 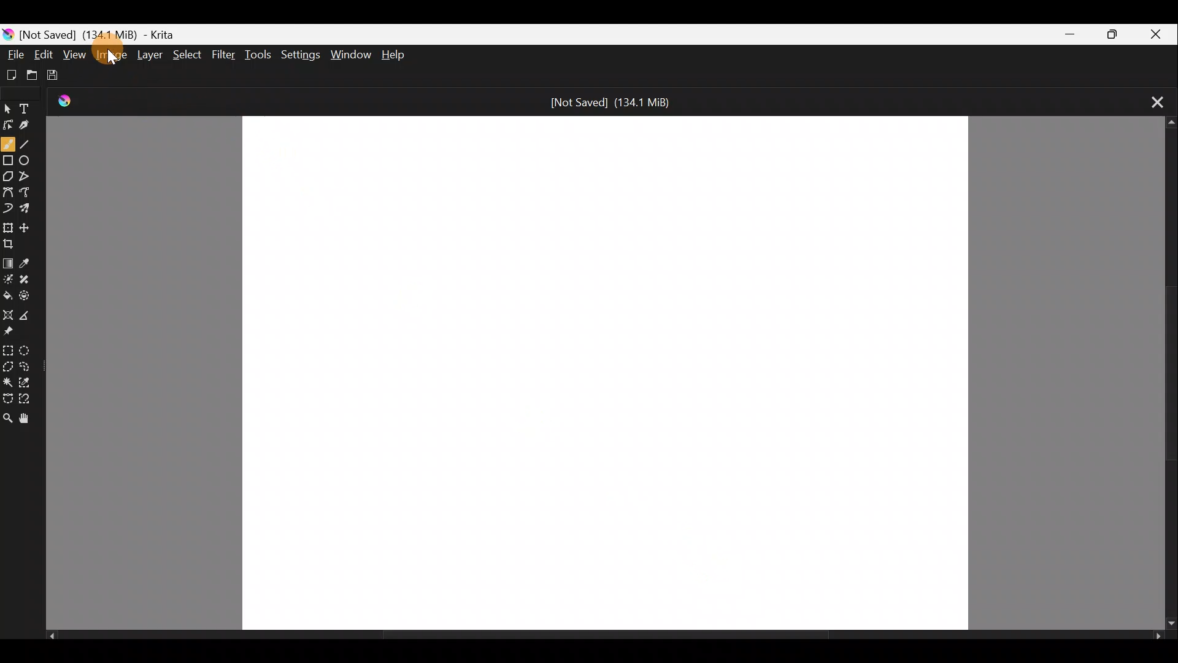 What do you see at coordinates (70, 101) in the screenshot?
I see `Krita Logo` at bounding box center [70, 101].